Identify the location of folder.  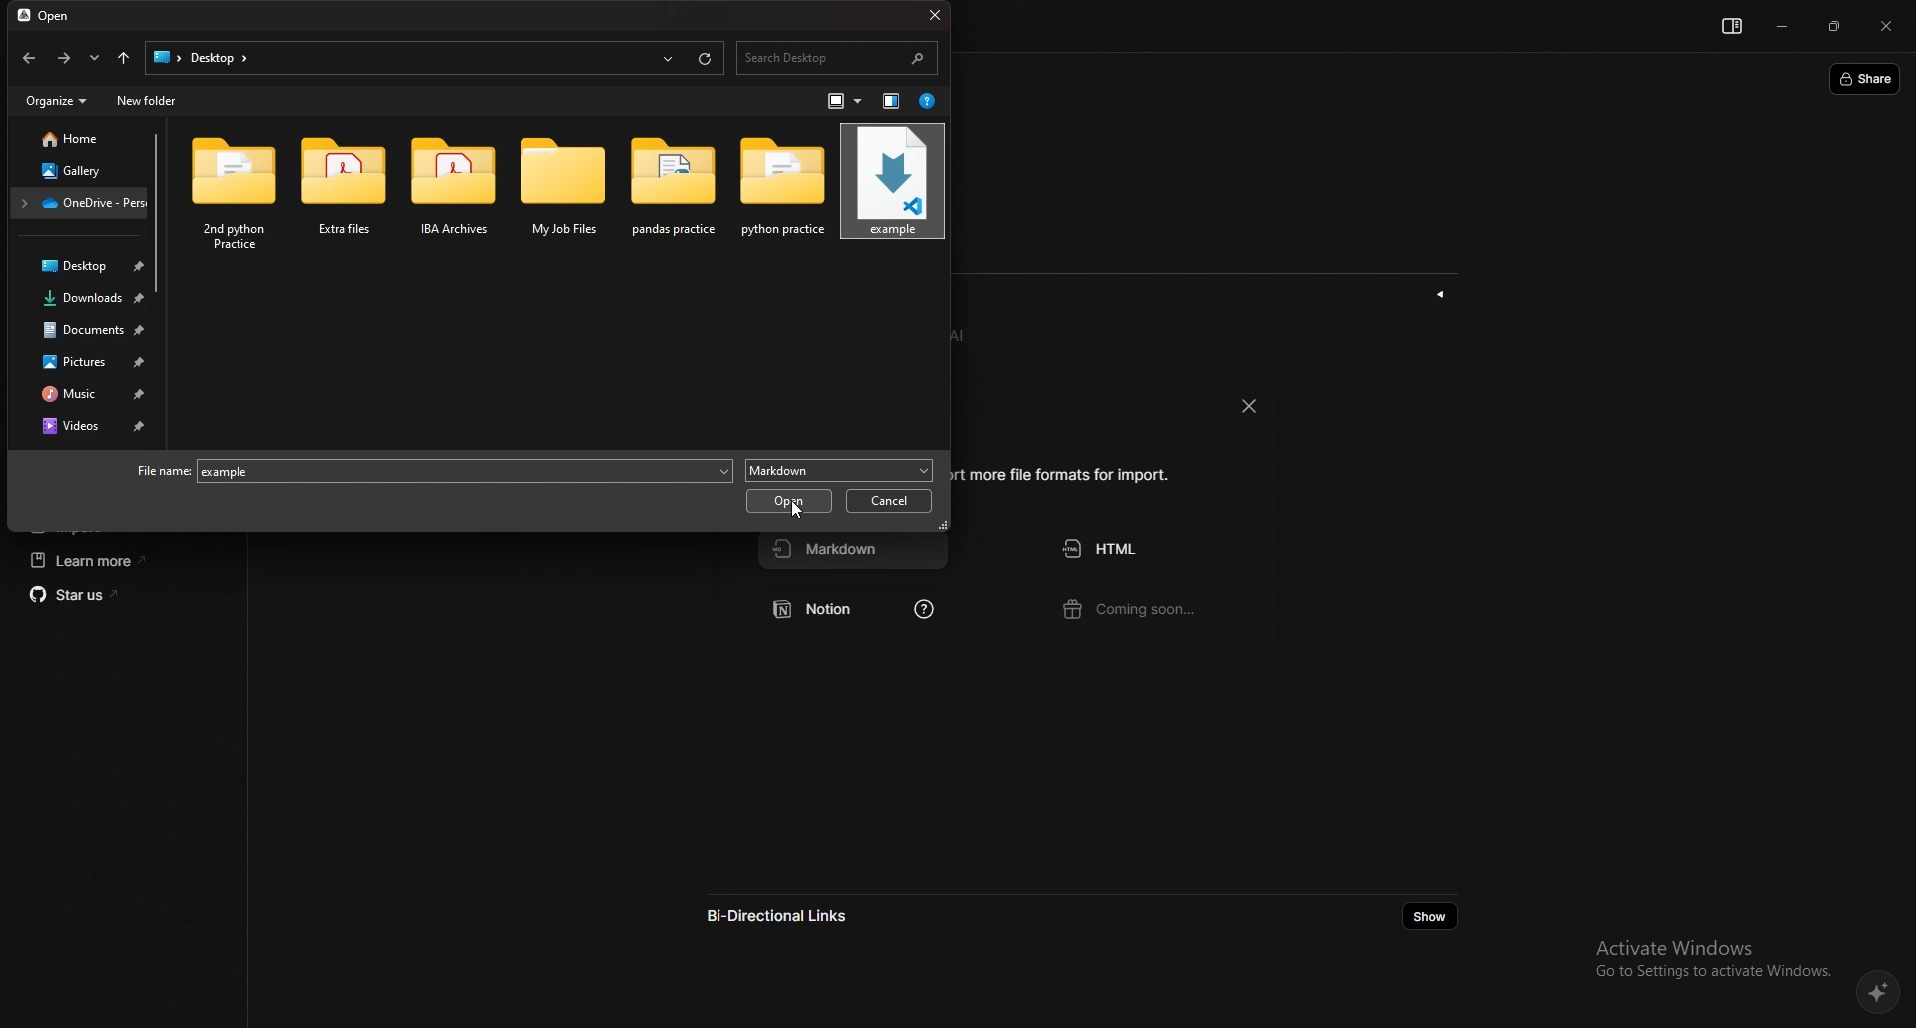
(456, 191).